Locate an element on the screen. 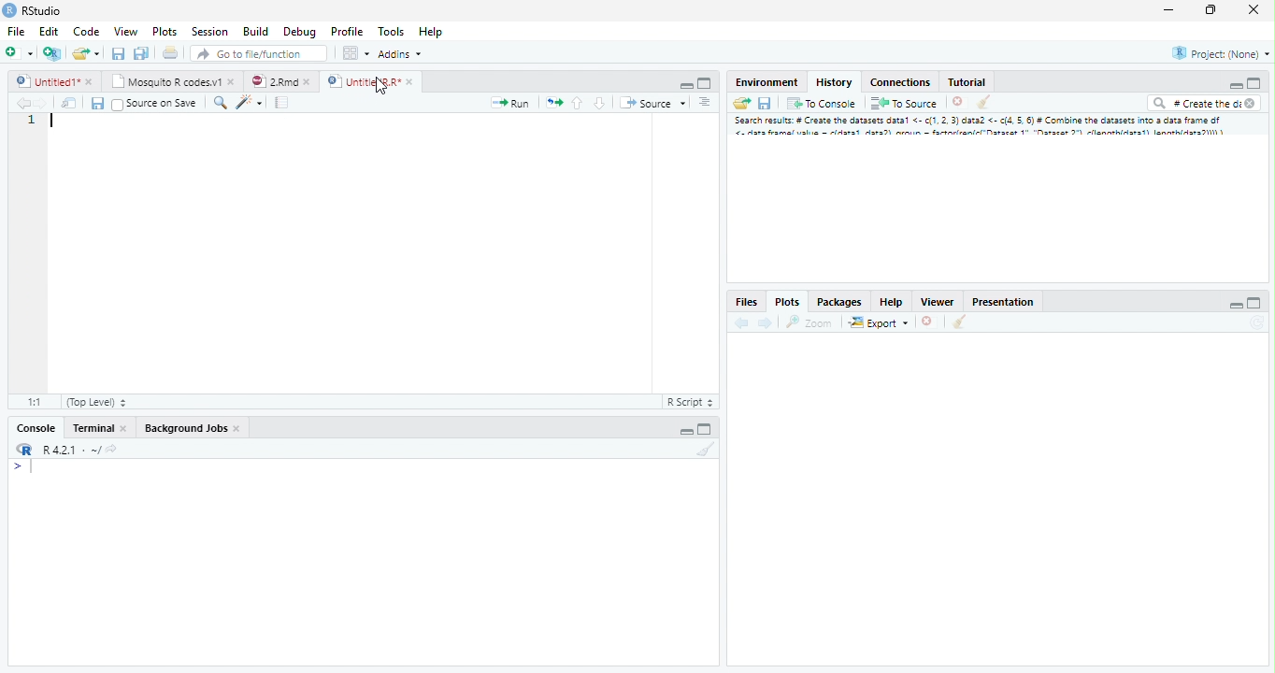 This screenshot has height=673, width=1275. UntitledR.R is located at coordinates (370, 80).